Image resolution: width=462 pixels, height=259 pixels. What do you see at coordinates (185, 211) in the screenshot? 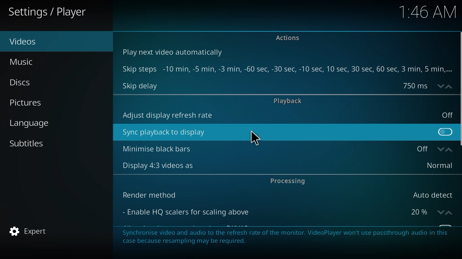
I see `enable hq scalers for scaling above` at bounding box center [185, 211].